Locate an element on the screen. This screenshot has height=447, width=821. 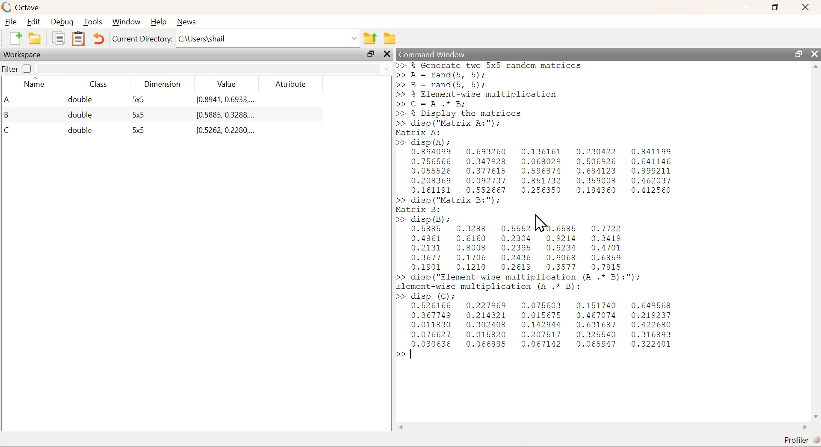
Edit is located at coordinates (36, 21).